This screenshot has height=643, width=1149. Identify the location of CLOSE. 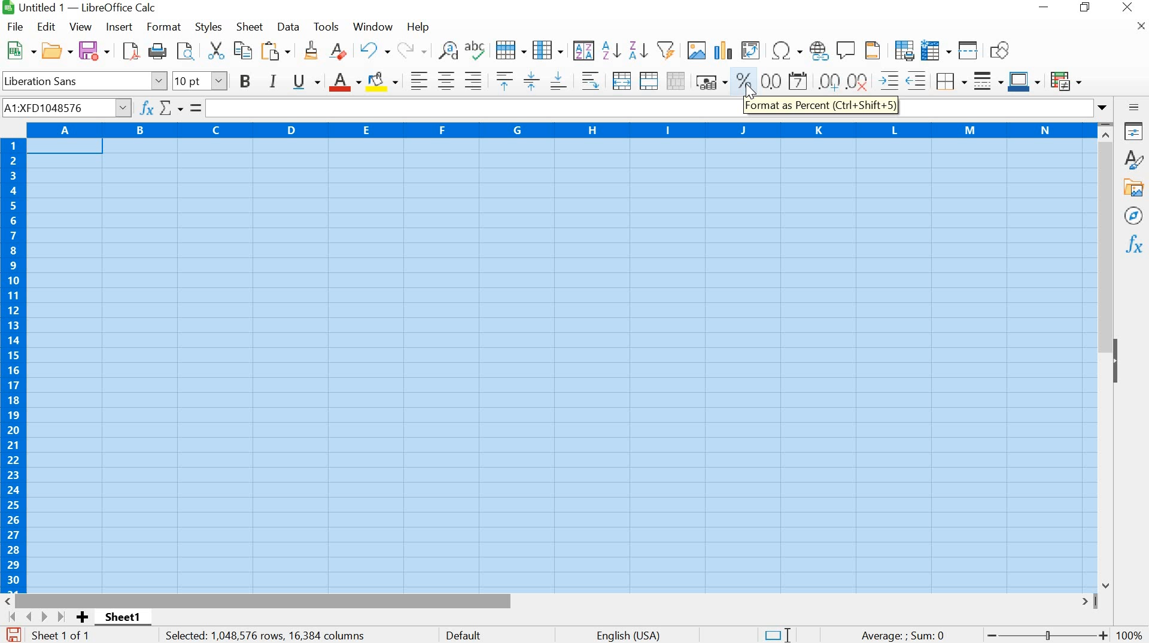
(1126, 7).